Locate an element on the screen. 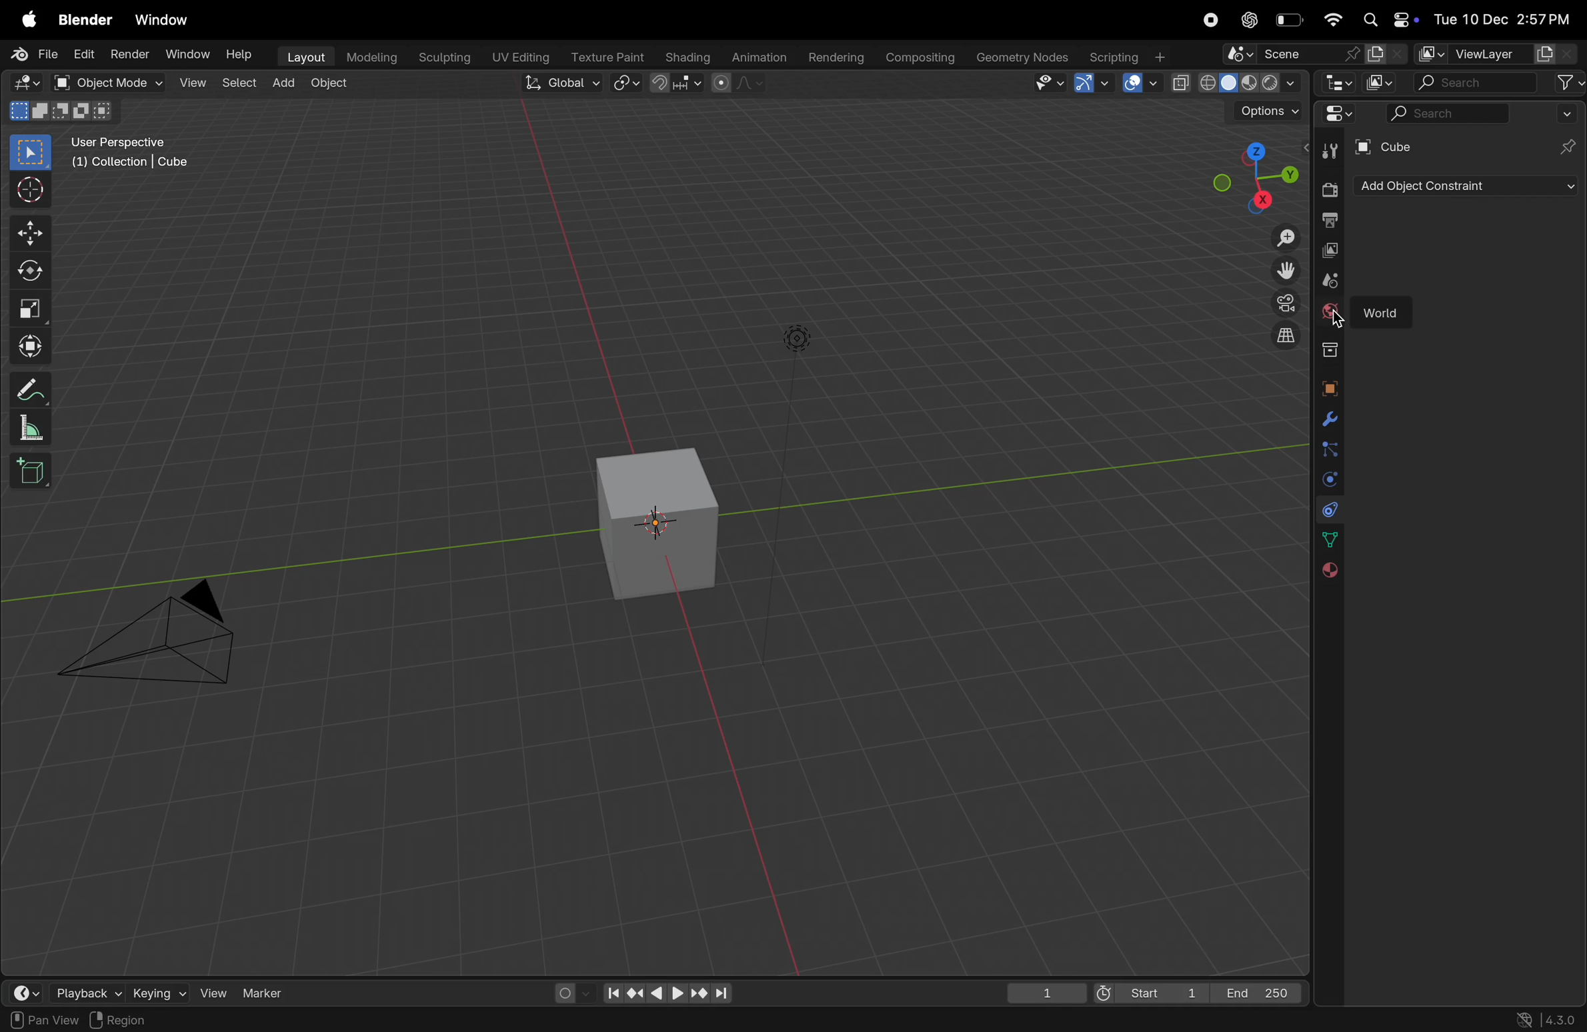 This screenshot has height=1032, width=1587. Help is located at coordinates (239, 54).